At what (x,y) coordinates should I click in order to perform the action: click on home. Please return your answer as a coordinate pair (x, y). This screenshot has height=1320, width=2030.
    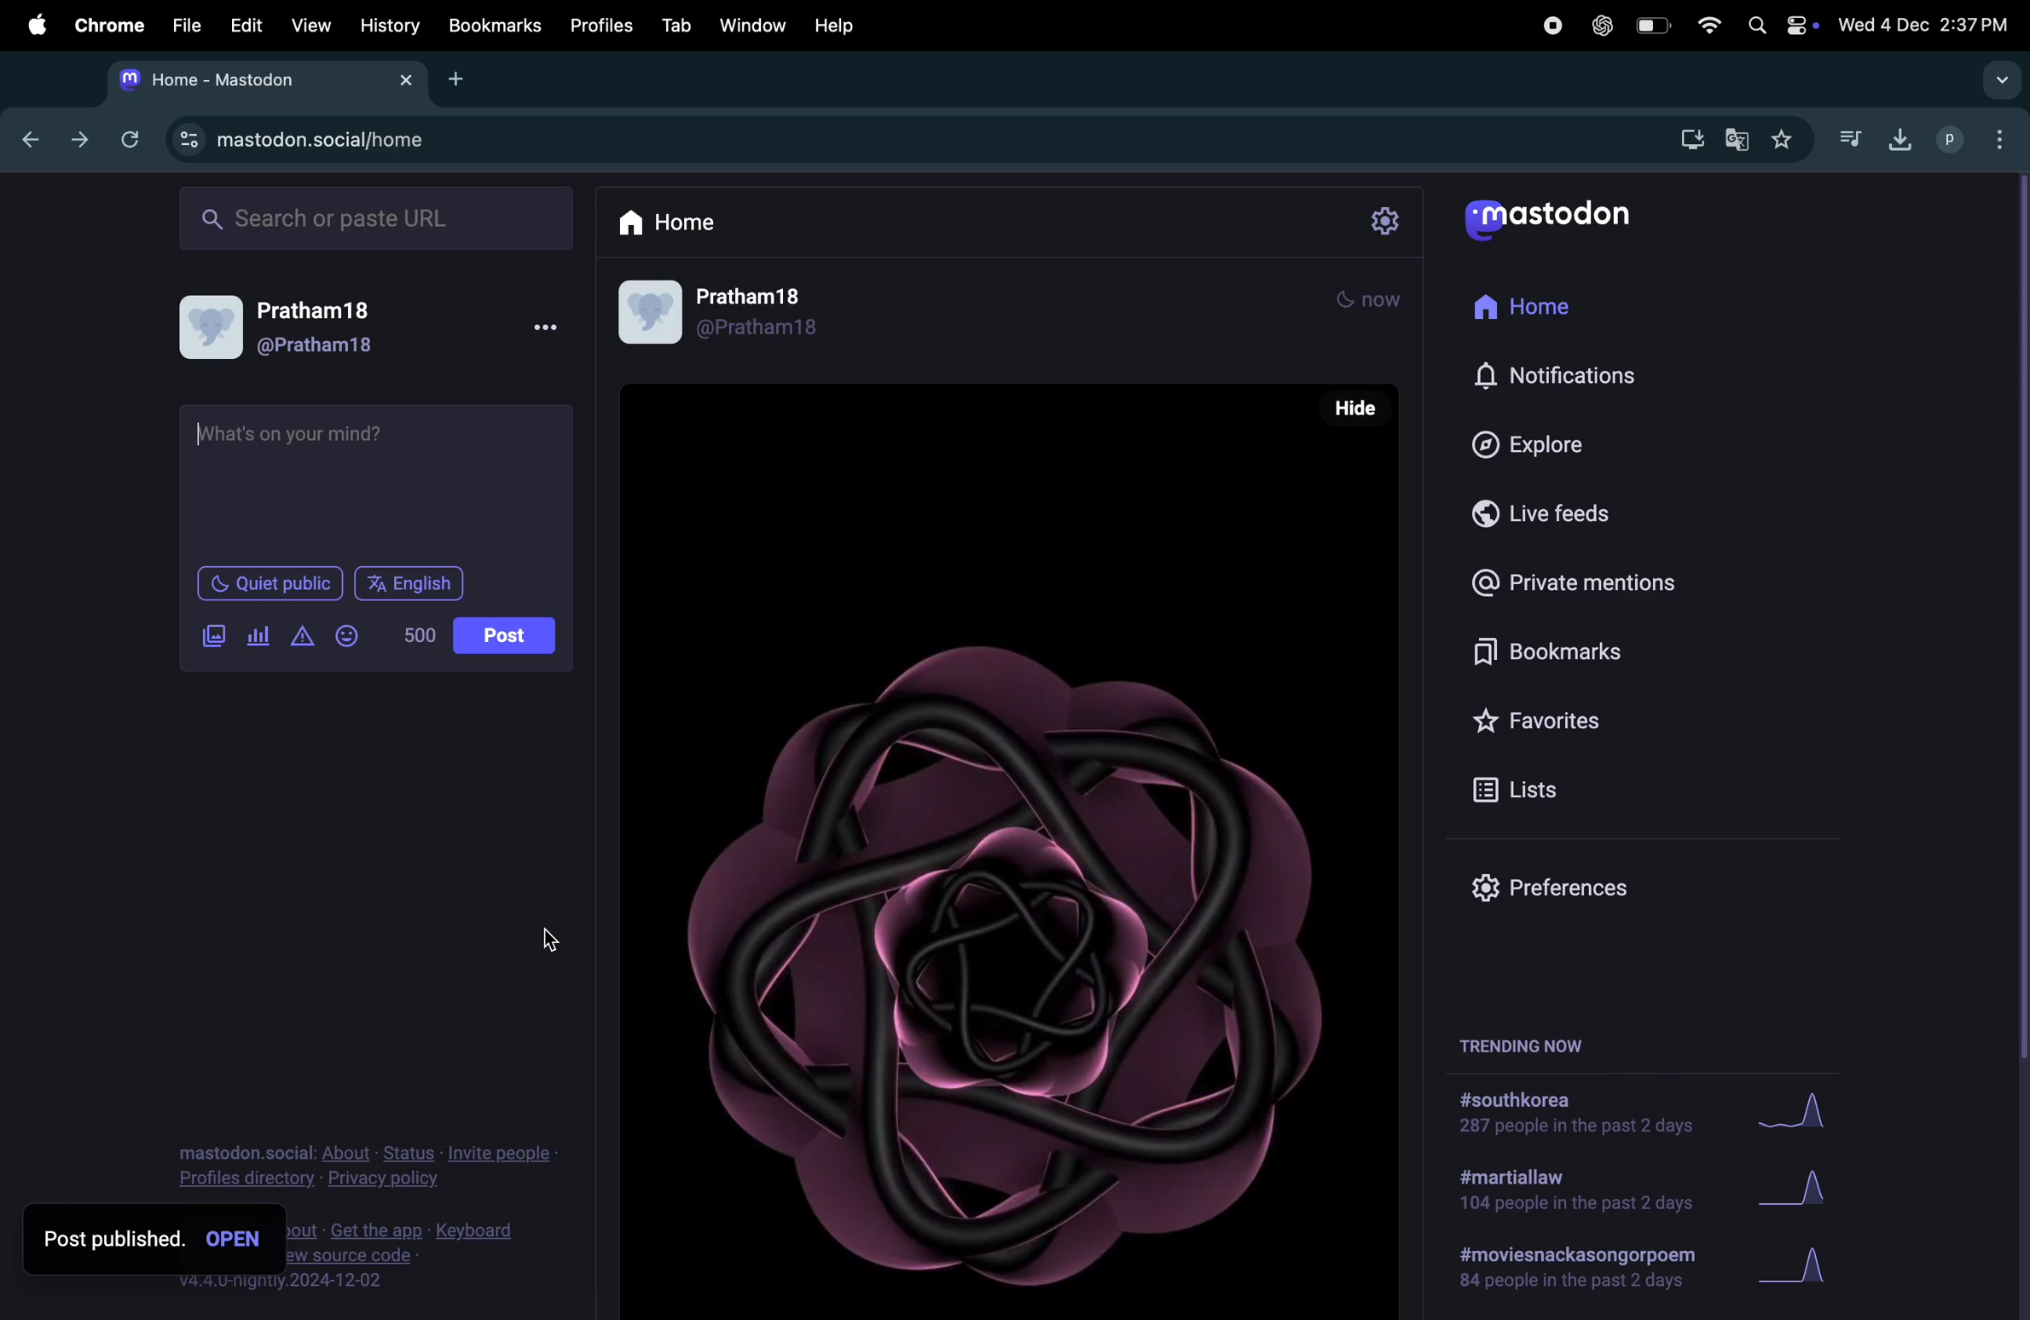
    Looking at the image, I should click on (1527, 309).